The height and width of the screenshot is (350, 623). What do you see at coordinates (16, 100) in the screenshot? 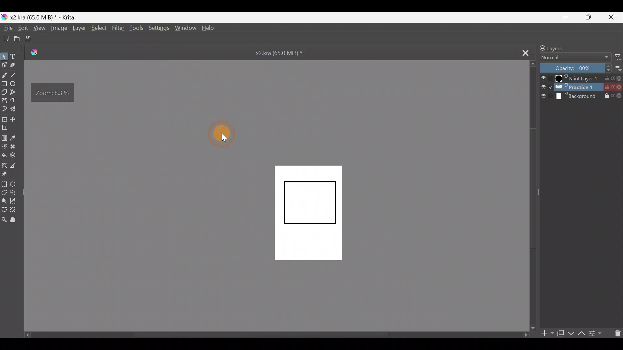
I see `Freehand path tool` at bounding box center [16, 100].